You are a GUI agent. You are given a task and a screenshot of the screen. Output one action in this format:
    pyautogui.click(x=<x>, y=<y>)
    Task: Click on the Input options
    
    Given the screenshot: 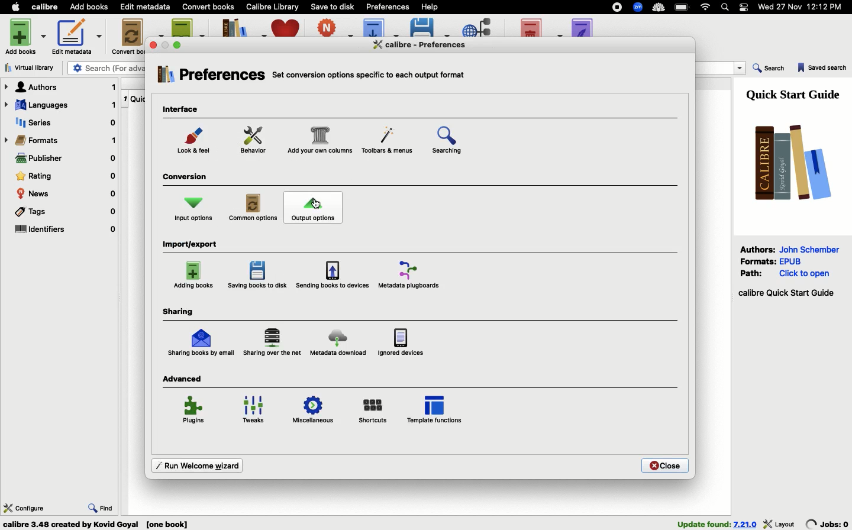 What is the action you would take?
    pyautogui.click(x=194, y=209)
    